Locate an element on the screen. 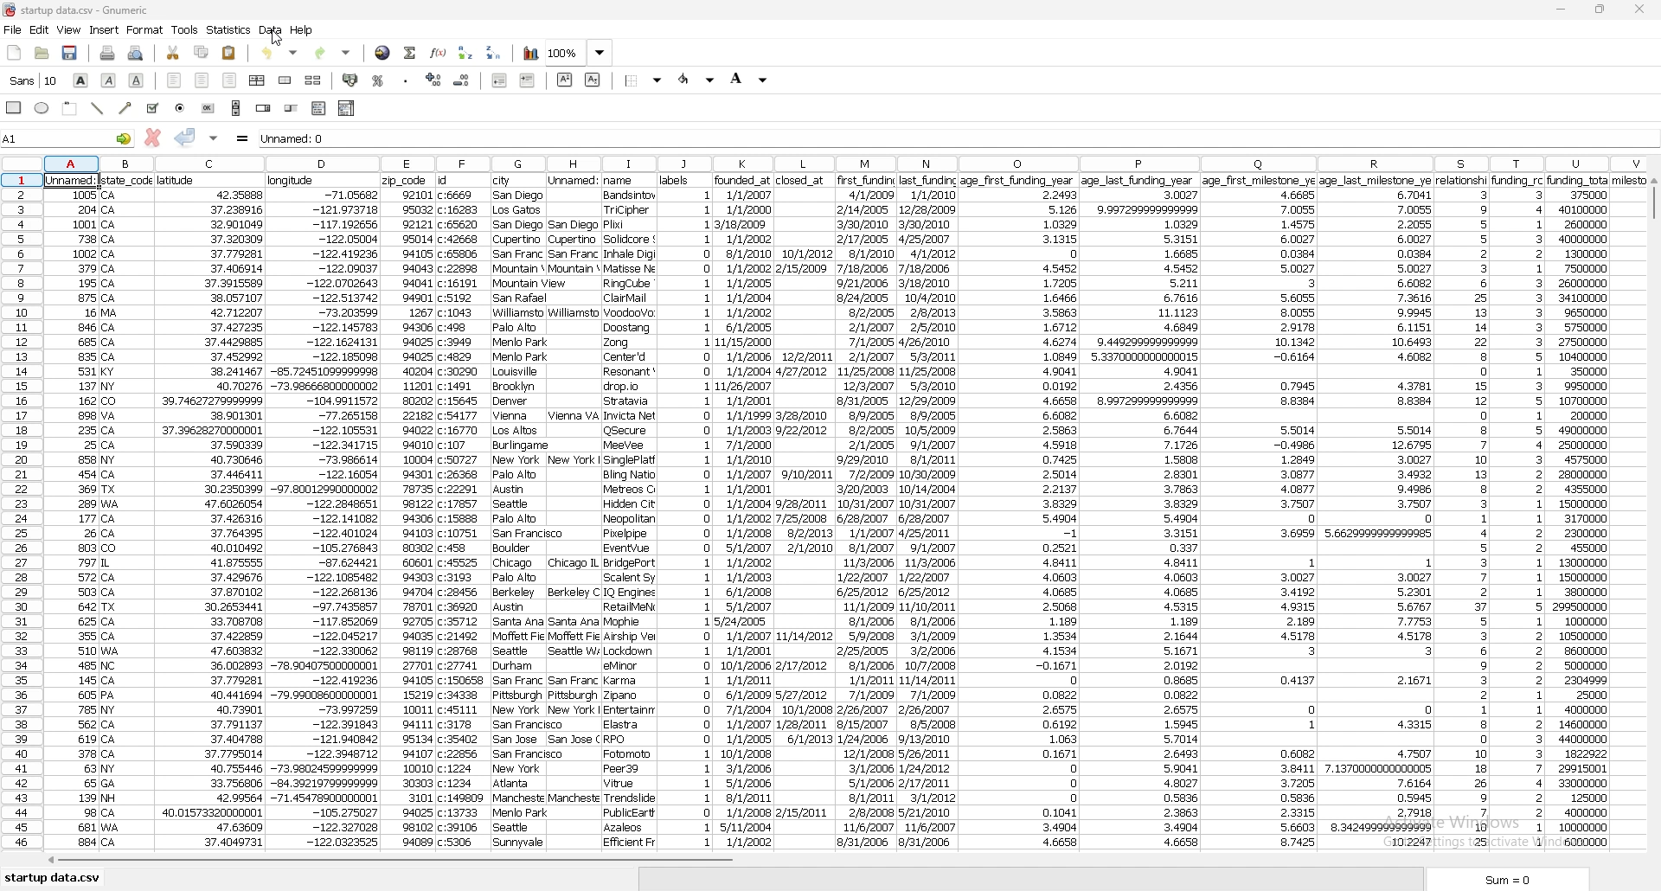 The image size is (1661, 891). line is located at coordinates (99, 107).